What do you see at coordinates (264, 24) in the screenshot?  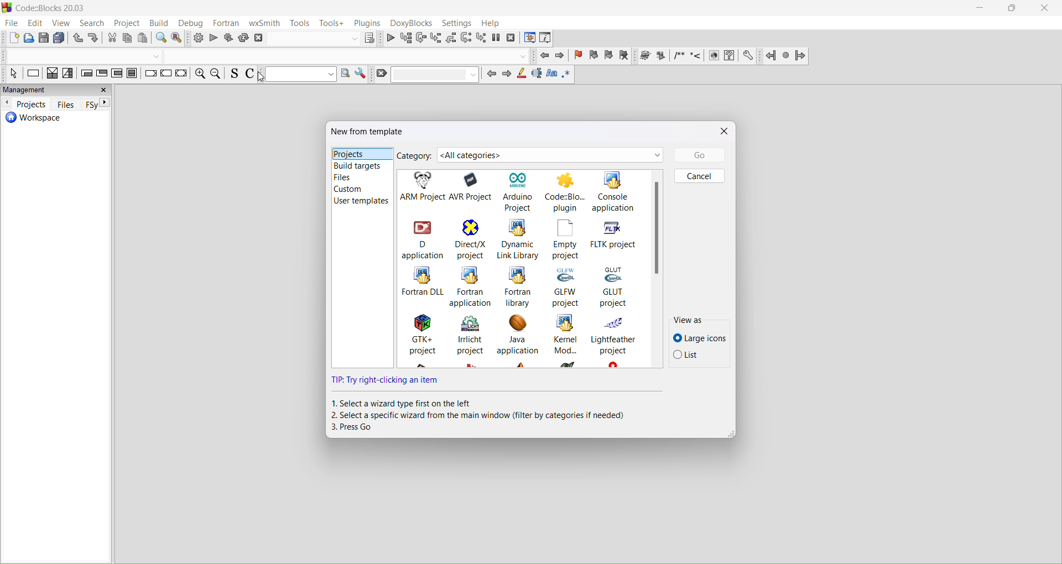 I see `wxSmith` at bounding box center [264, 24].